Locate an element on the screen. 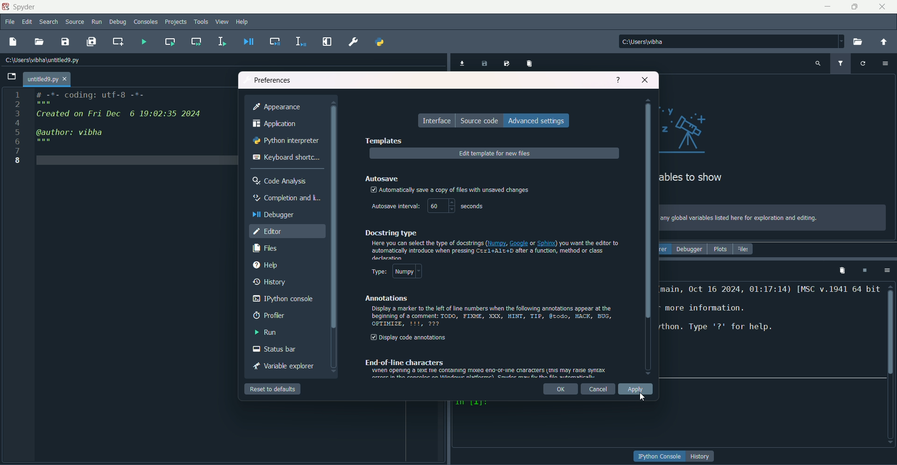 This screenshot has height=465, width=897. display annotations is located at coordinates (409, 338).